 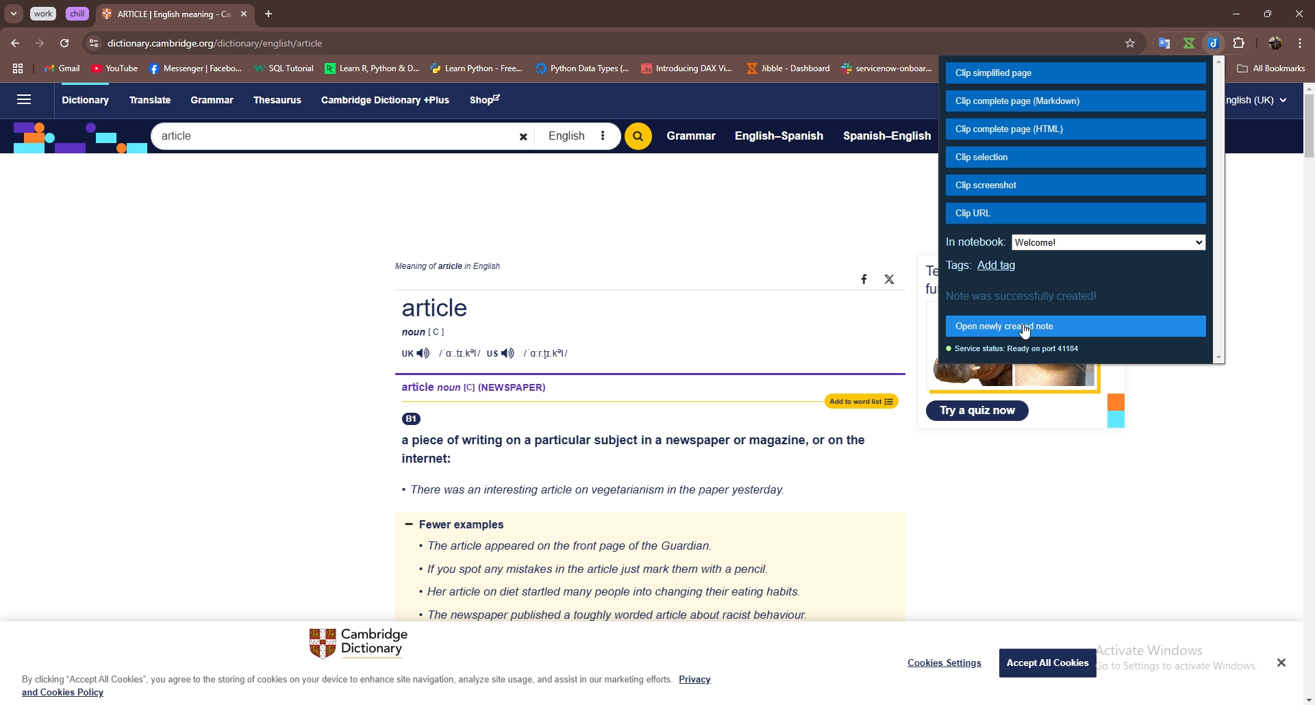 What do you see at coordinates (646, 568) in the screenshot?
I see `= Fewer examples
« The article appeared on the front page of the Guardian.
« If you spot any mistakes in the article just mark them with a pencil.
* Her article on diet startled many people into changing their eating habits.
« The newspaper published a toughly worded article about racist behaviour.` at bounding box center [646, 568].